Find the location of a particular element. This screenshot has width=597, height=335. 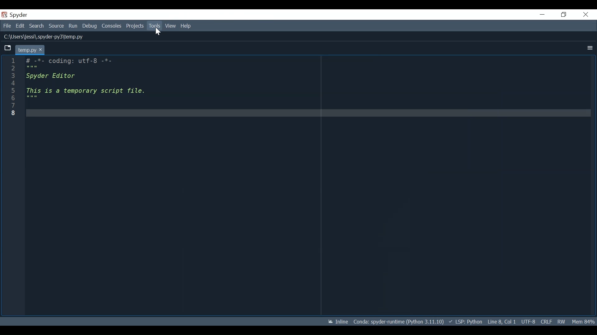

Consoles is located at coordinates (112, 27).